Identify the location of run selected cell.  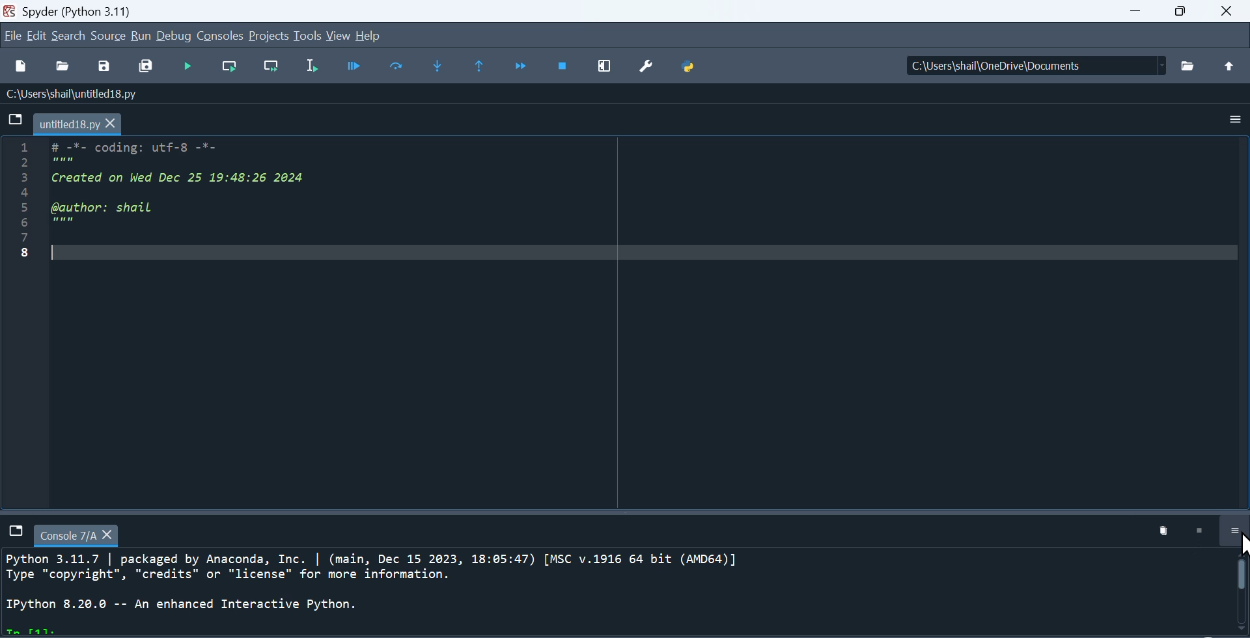
(310, 67).